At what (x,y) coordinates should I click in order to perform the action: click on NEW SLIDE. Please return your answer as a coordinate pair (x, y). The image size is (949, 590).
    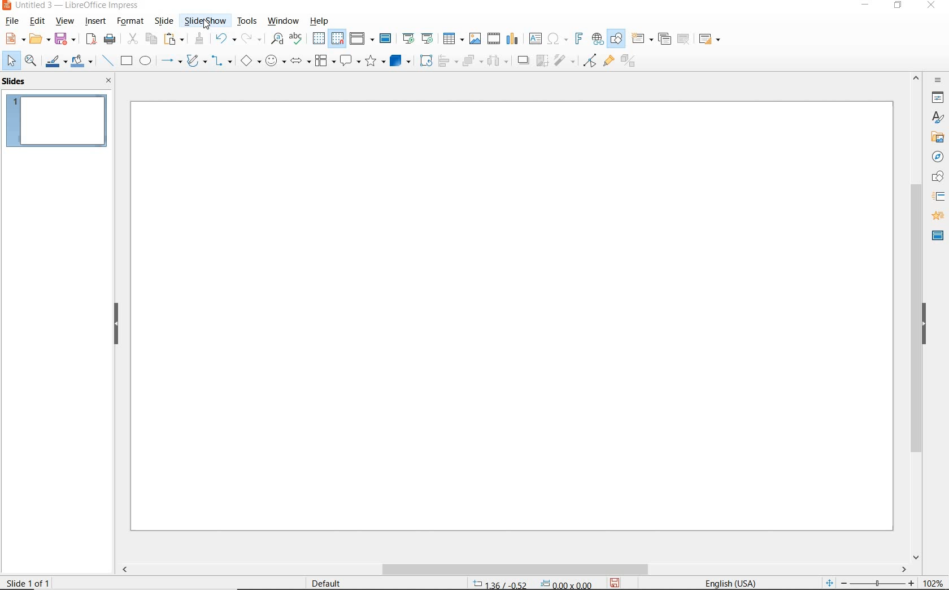
    Looking at the image, I should click on (642, 39).